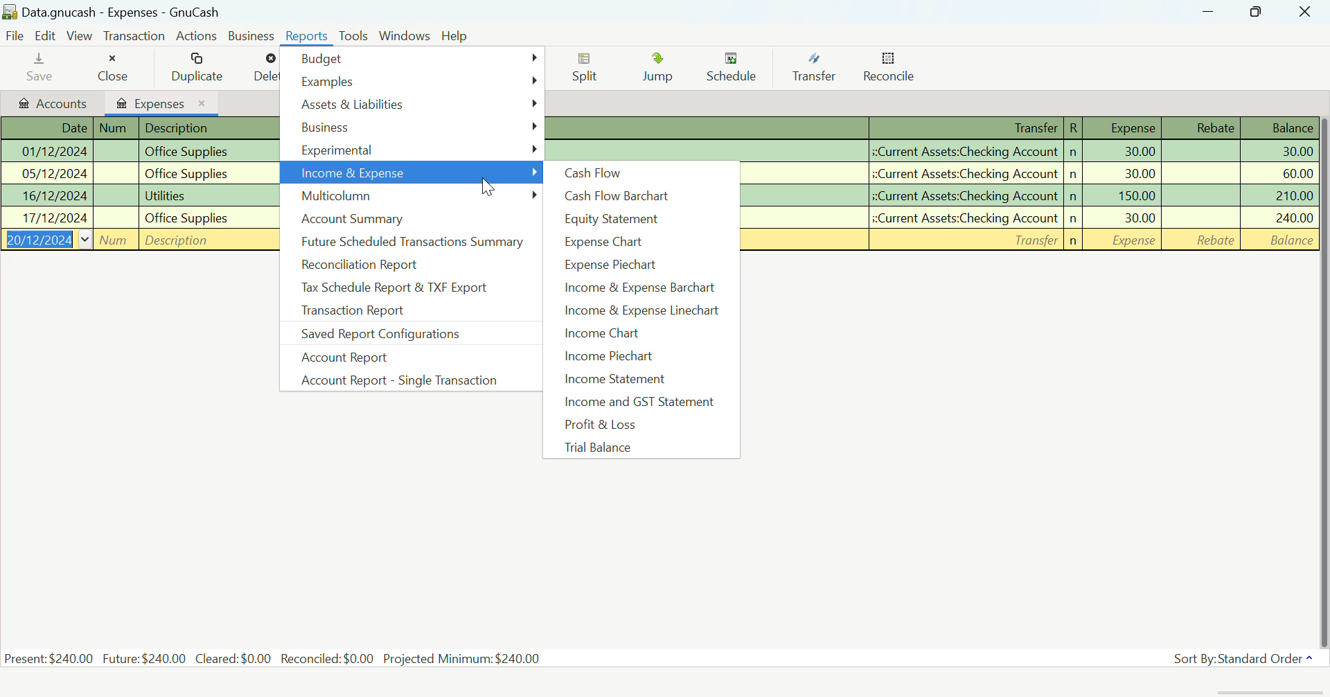 This screenshot has height=697, width=1330. I want to click on Profit & Loss, so click(640, 424).